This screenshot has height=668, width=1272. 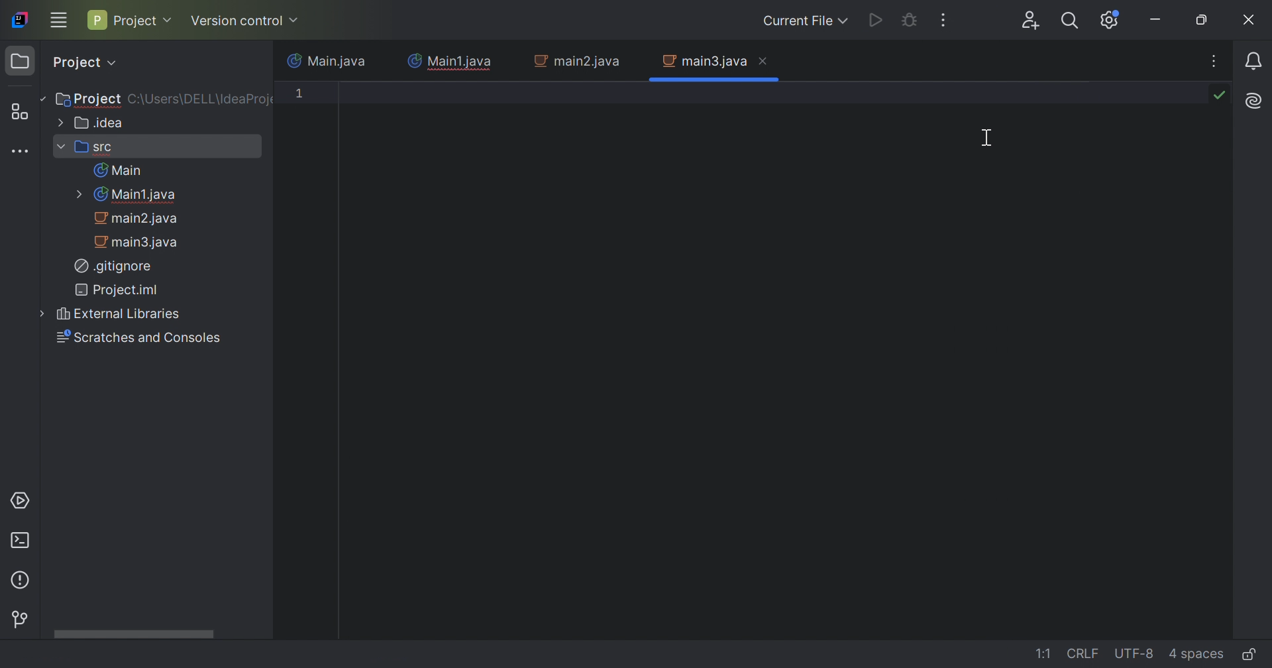 I want to click on Restore down, so click(x=1204, y=20).